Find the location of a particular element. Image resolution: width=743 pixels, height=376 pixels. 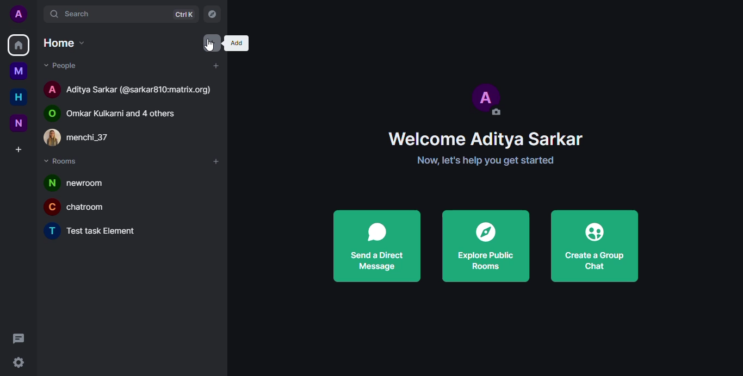

create space is located at coordinates (19, 151).